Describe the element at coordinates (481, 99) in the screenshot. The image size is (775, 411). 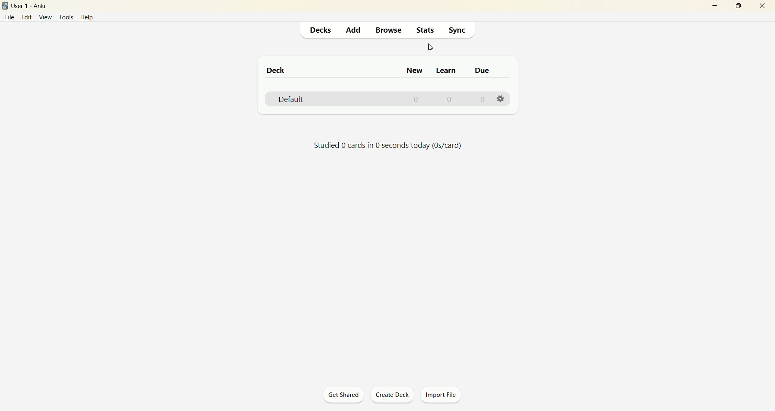
I see `0` at that location.